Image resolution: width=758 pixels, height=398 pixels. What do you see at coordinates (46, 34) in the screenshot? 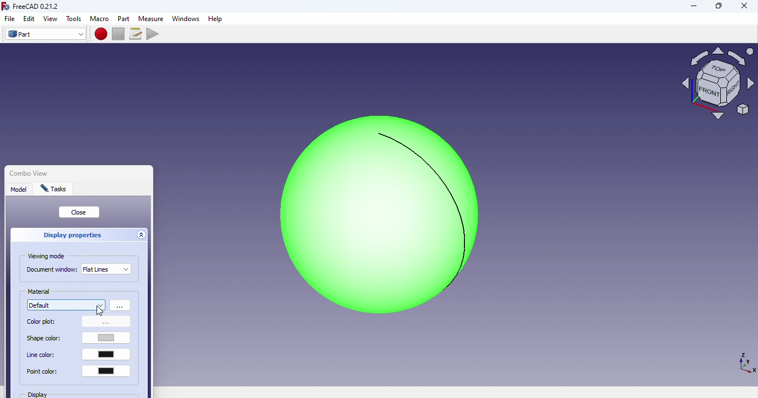
I see `Part` at bounding box center [46, 34].